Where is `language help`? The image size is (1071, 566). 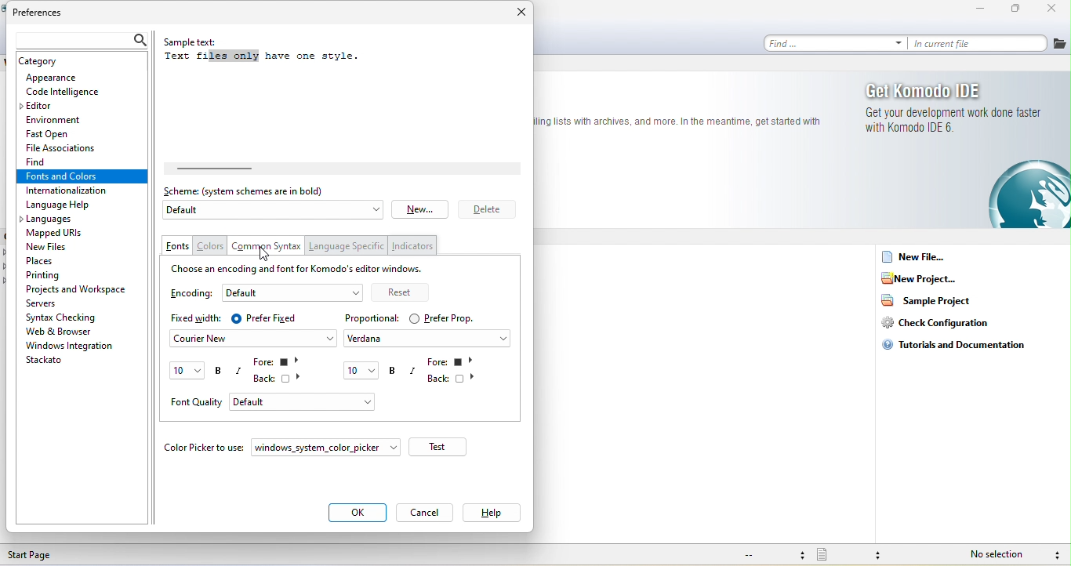 language help is located at coordinates (68, 204).